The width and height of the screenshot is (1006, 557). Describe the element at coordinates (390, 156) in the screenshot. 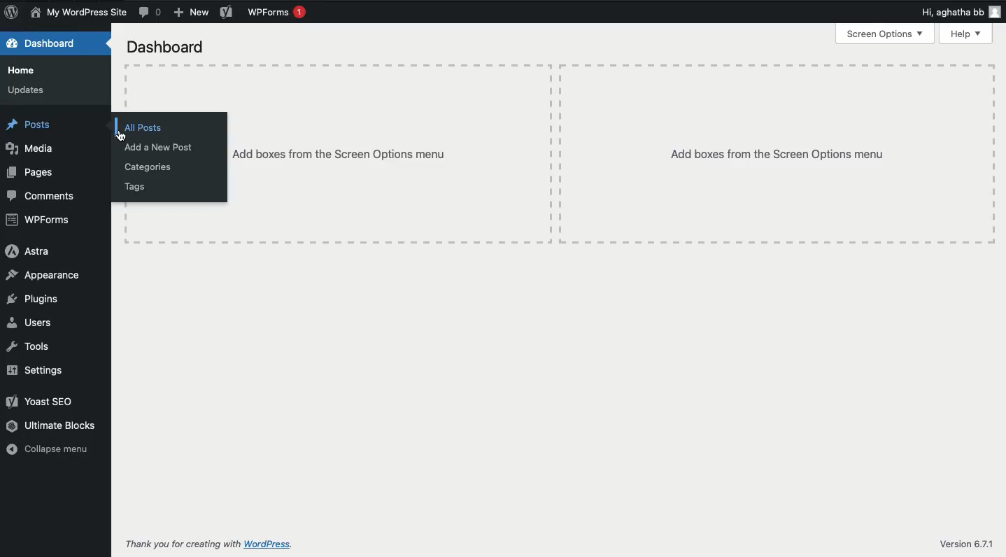

I see `` at that location.